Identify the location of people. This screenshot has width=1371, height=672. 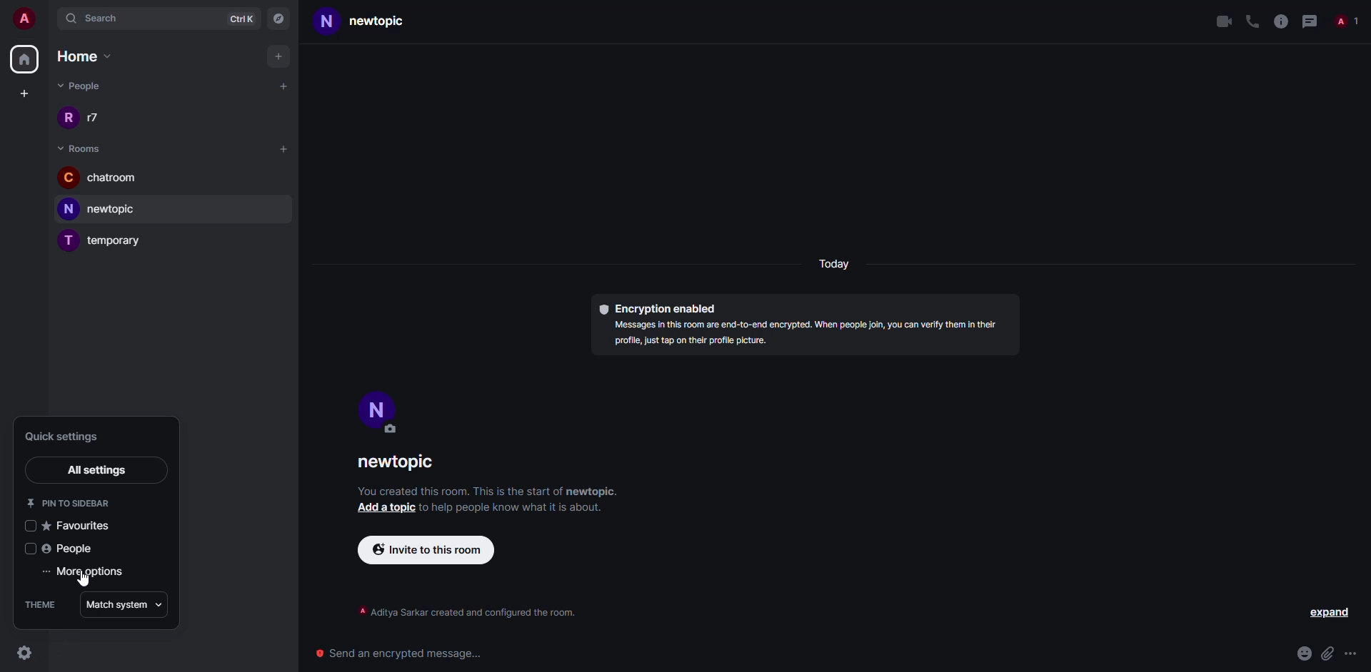
(88, 117).